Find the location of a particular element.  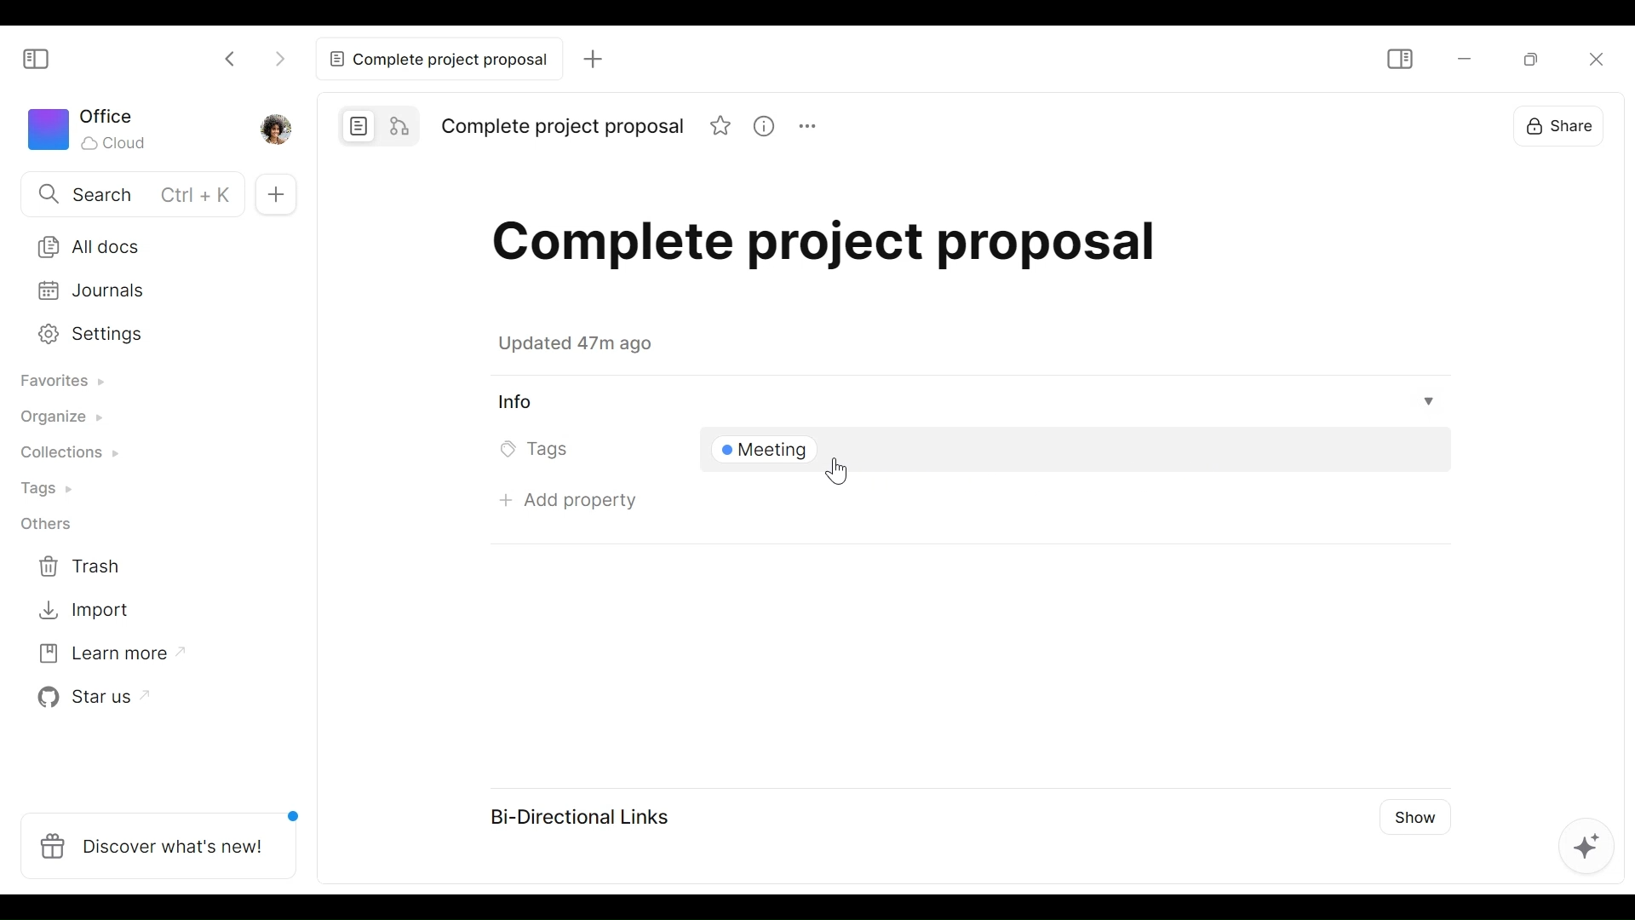

Others is located at coordinates (54, 526).